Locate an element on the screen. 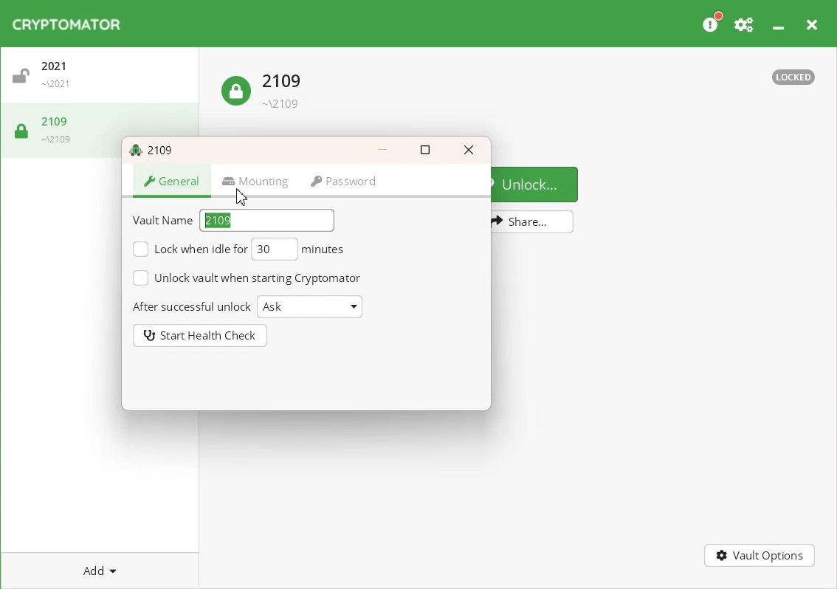 The width and height of the screenshot is (837, 589). Lock Vault is located at coordinates (265, 86).